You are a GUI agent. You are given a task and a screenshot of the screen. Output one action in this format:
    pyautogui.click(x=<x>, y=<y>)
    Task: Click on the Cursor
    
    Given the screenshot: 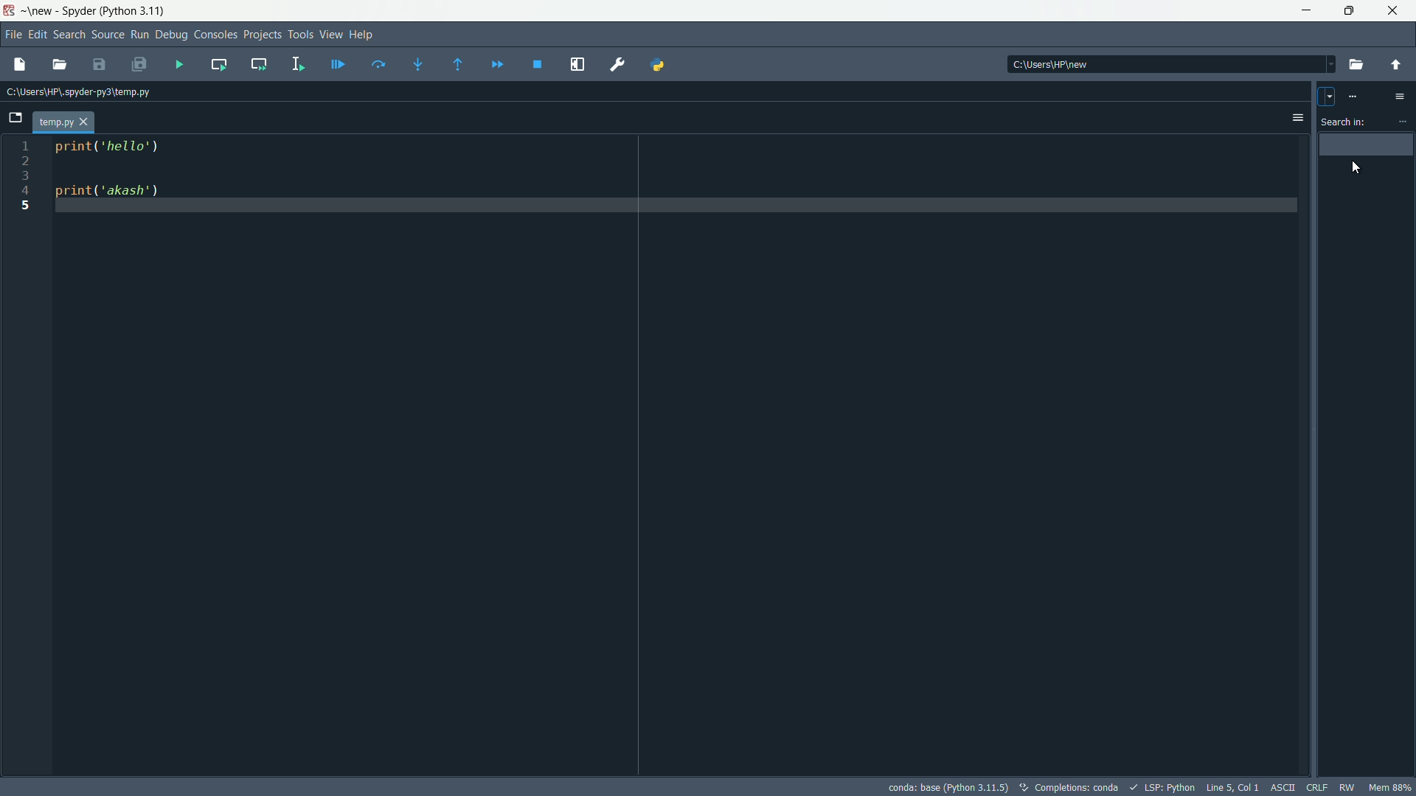 What is the action you would take?
    pyautogui.click(x=1357, y=169)
    